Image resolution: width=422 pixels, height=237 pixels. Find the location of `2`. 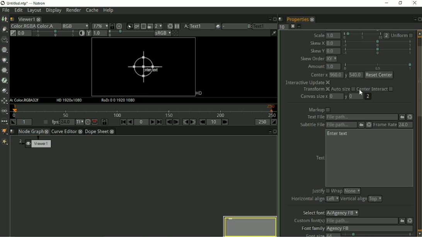

2 is located at coordinates (368, 96).